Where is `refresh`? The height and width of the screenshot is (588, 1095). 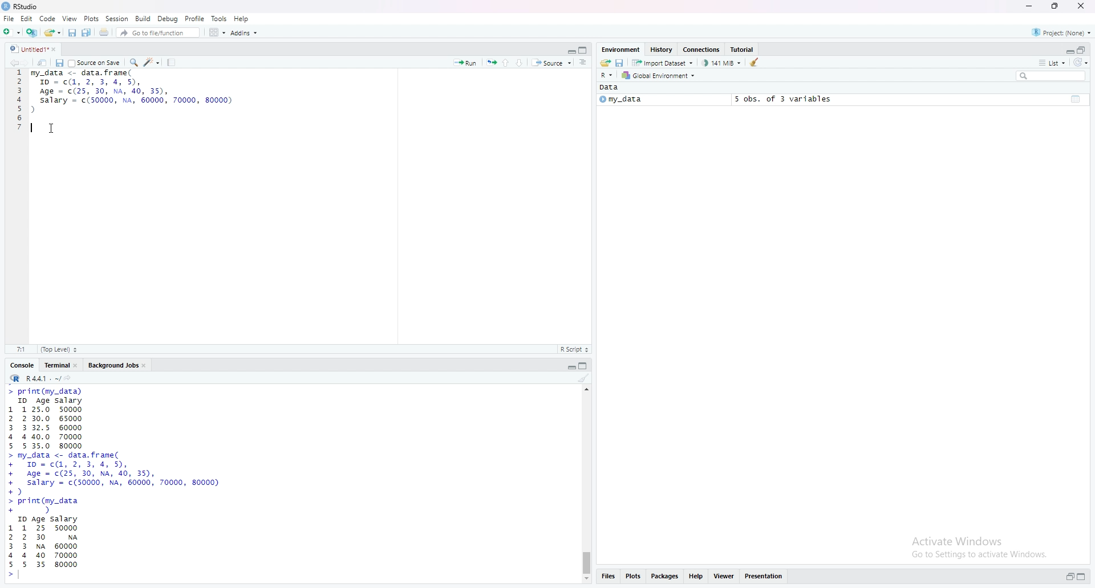 refresh is located at coordinates (1081, 63).